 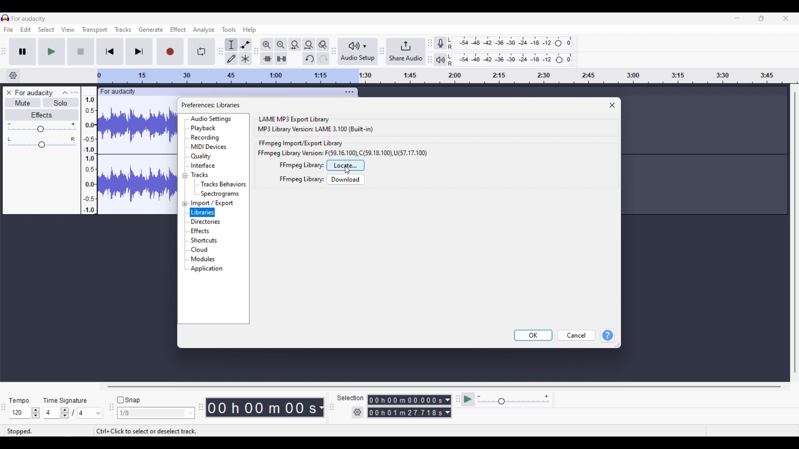 I want to click on Select menu, so click(x=46, y=29).